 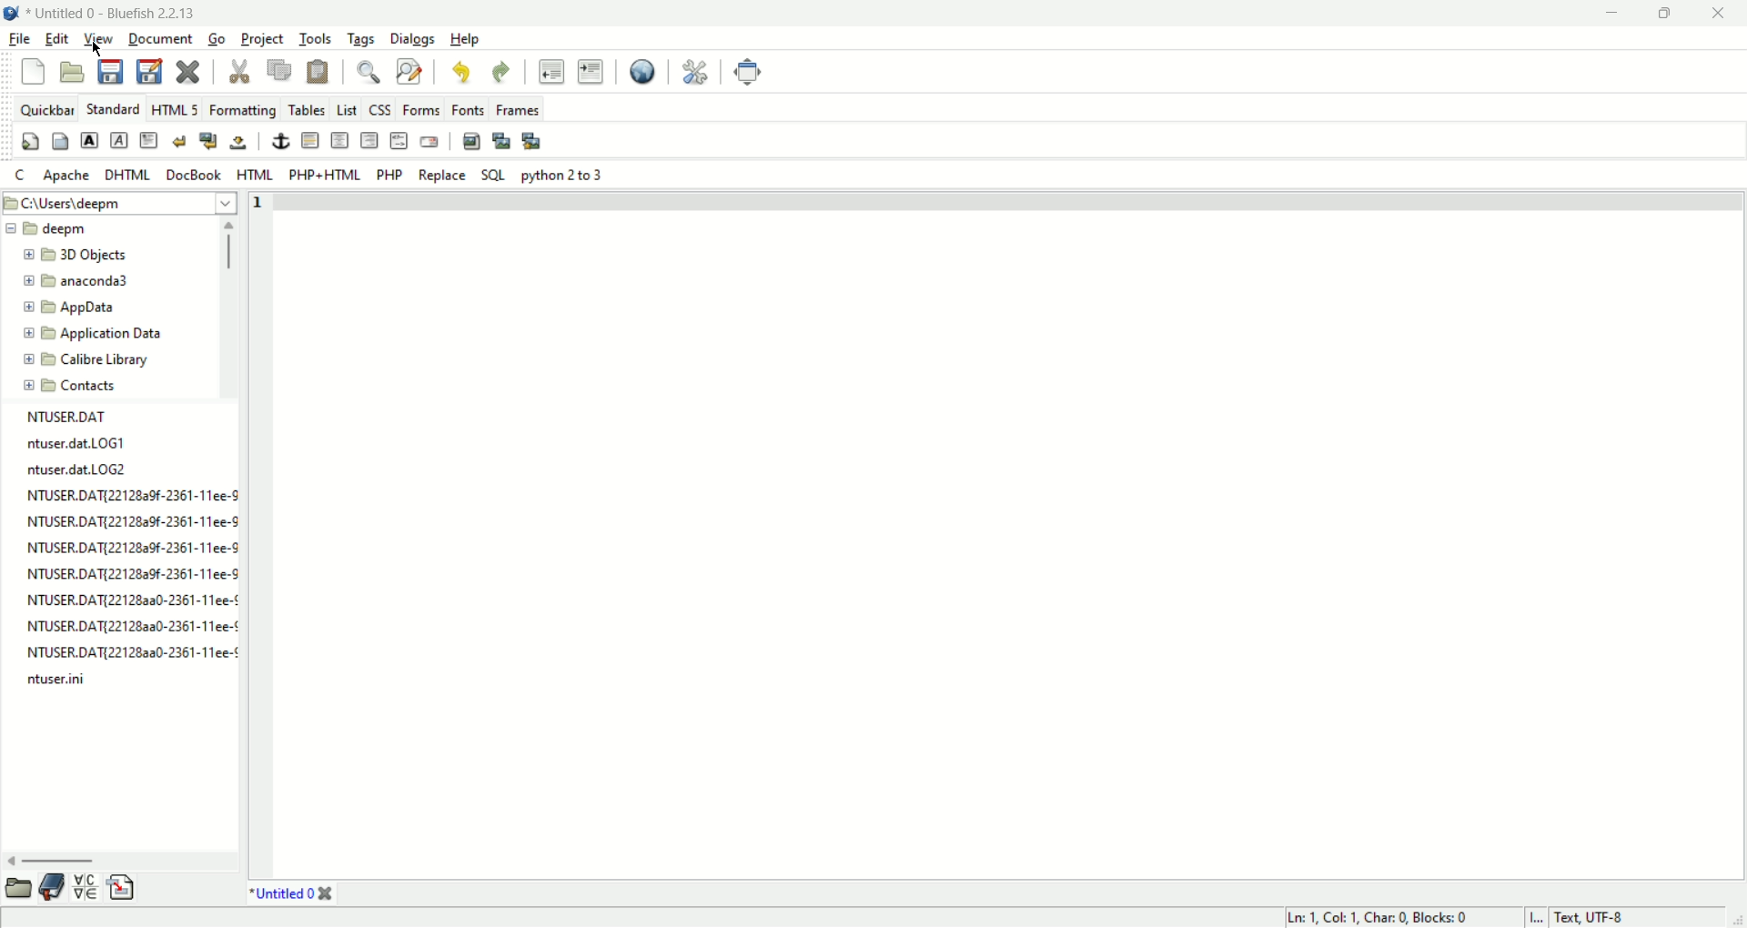 What do you see at coordinates (644, 73) in the screenshot?
I see `view in browser` at bounding box center [644, 73].